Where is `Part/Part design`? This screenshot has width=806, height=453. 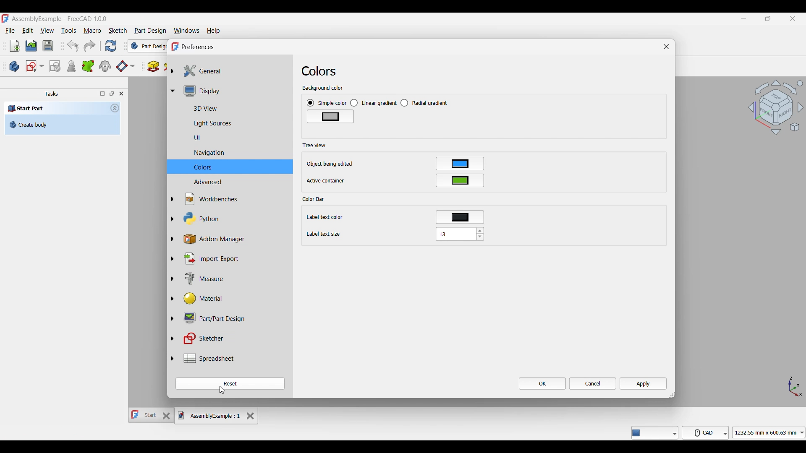
Part/Part design is located at coordinates (210, 318).